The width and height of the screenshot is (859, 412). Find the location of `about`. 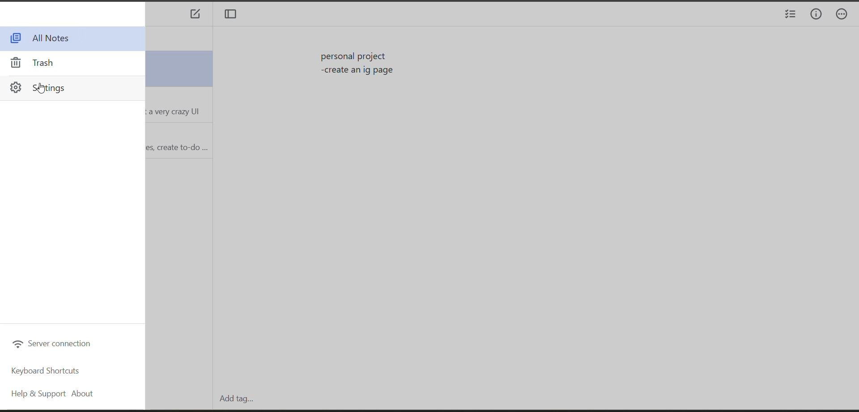

about is located at coordinates (85, 395).